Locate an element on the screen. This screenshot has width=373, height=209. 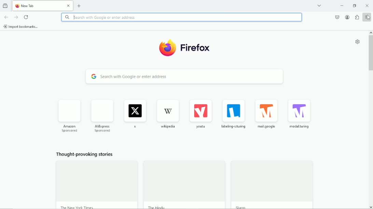
Amazon is located at coordinates (69, 115).